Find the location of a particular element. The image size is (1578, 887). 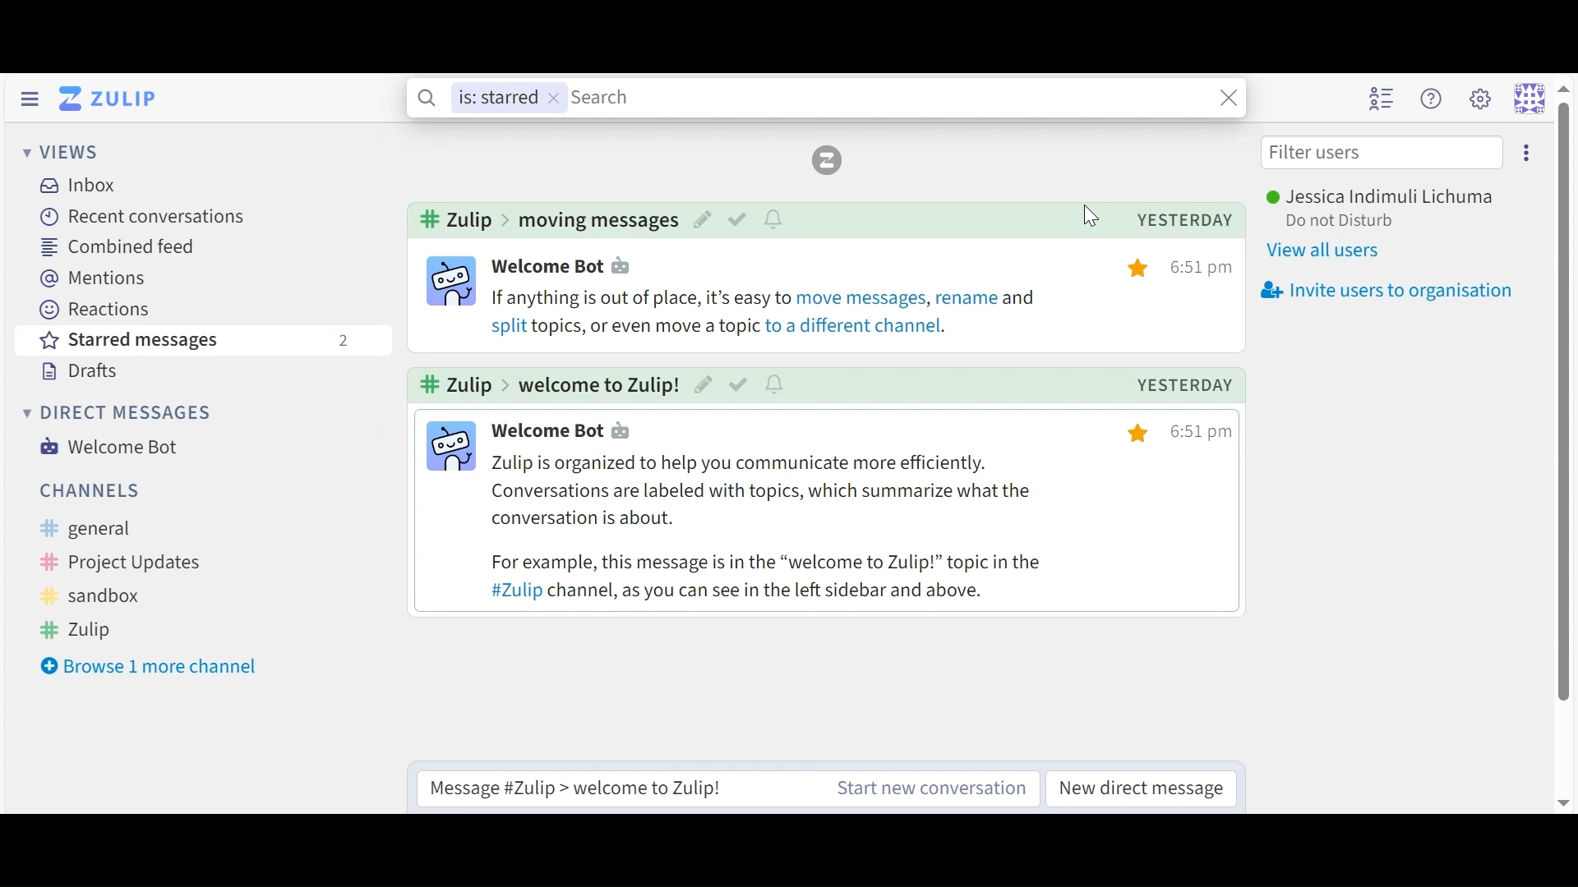

edit is located at coordinates (705, 386).